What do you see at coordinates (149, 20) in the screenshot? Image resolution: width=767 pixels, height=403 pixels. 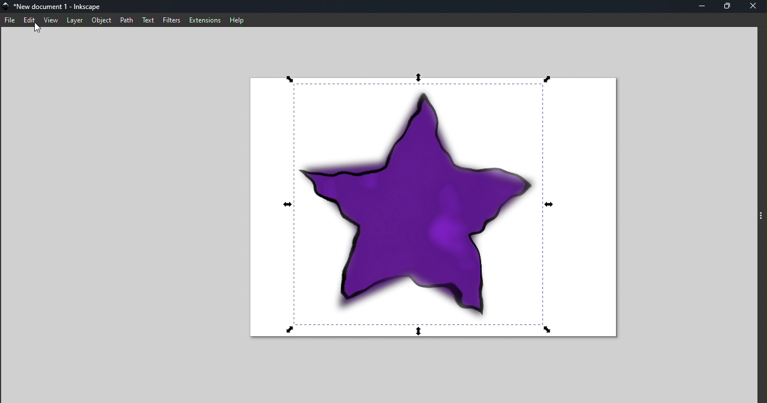 I see `Text` at bounding box center [149, 20].